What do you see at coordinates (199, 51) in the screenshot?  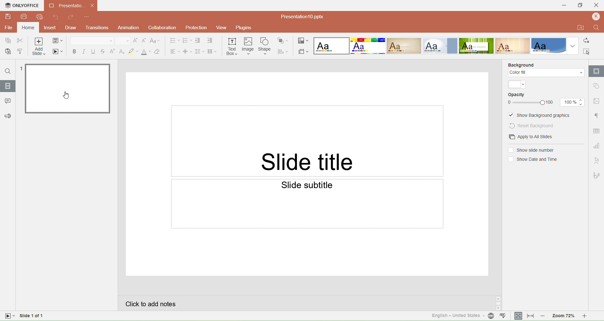 I see `Line spacing` at bounding box center [199, 51].